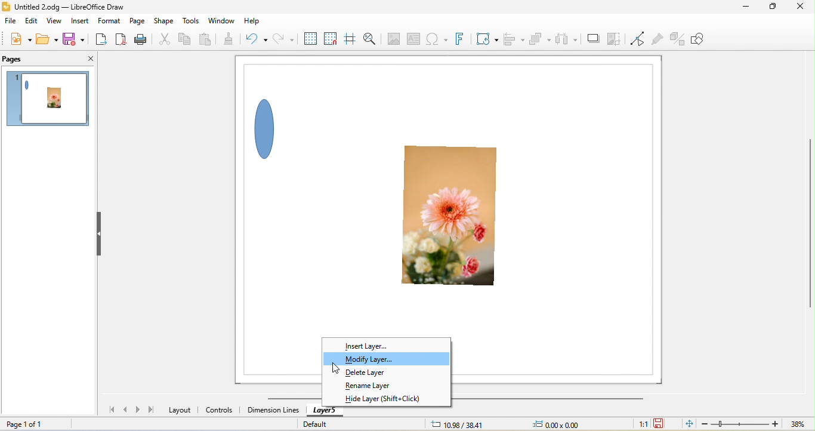  I want to click on export direct as pdf, so click(124, 40).